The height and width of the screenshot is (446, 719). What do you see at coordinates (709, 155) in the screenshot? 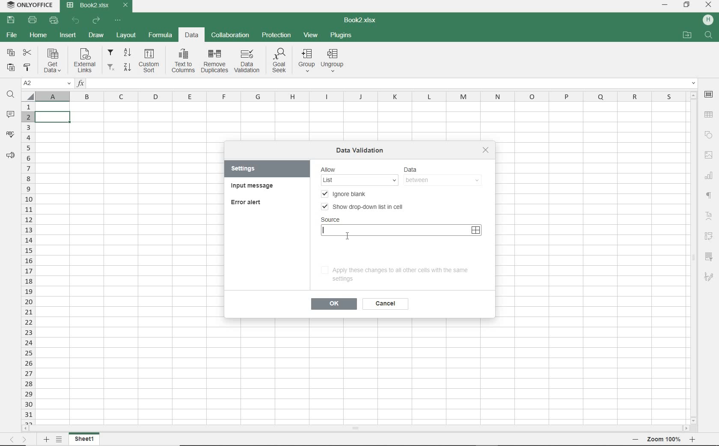
I see `IMAGE` at bounding box center [709, 155].